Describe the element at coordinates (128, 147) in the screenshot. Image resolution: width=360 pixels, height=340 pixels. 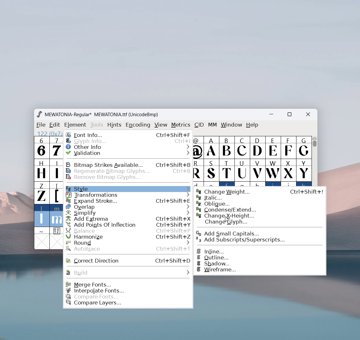
I see `other info` at that location.